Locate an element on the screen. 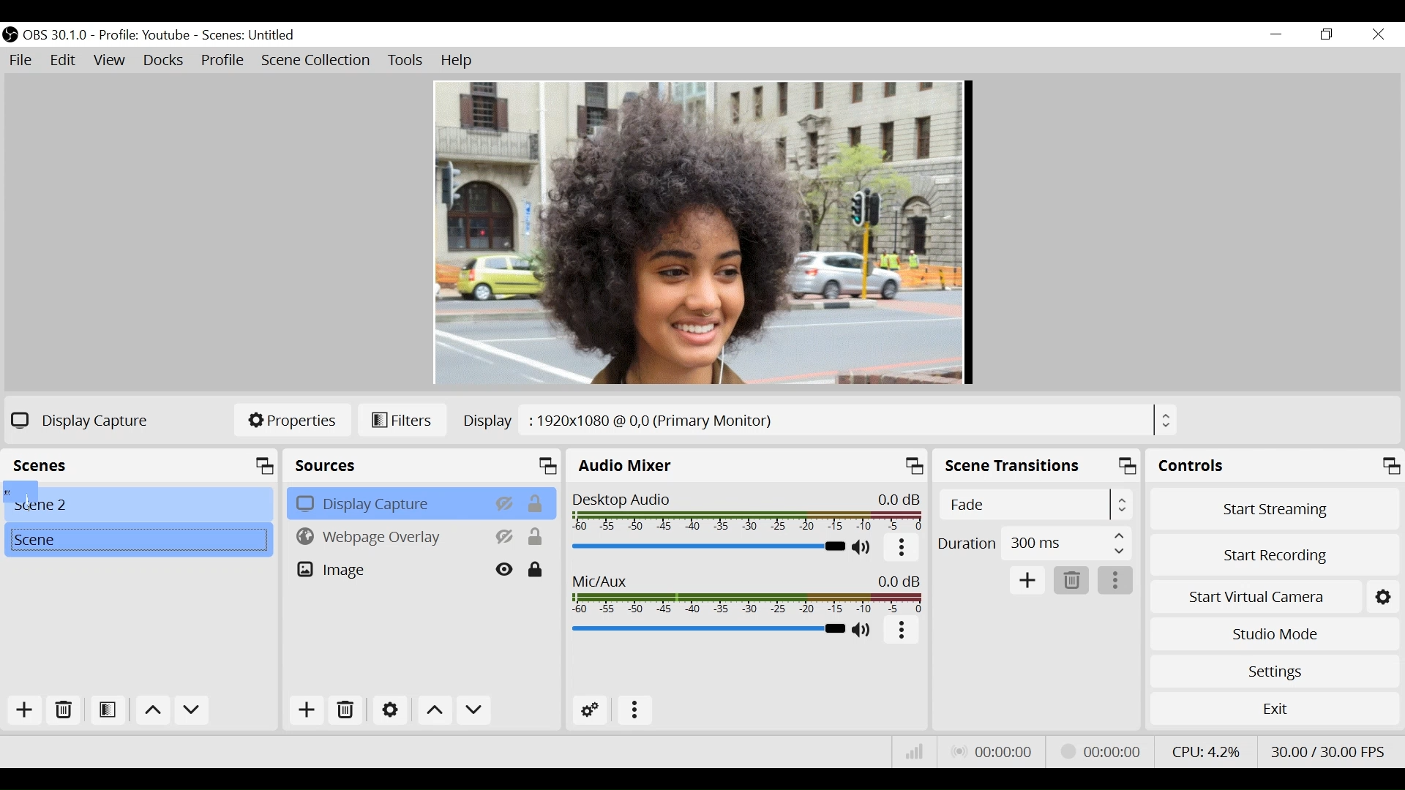 This screenshot has width=1405, height=790. Exit is located at coordinates (1271, 710).